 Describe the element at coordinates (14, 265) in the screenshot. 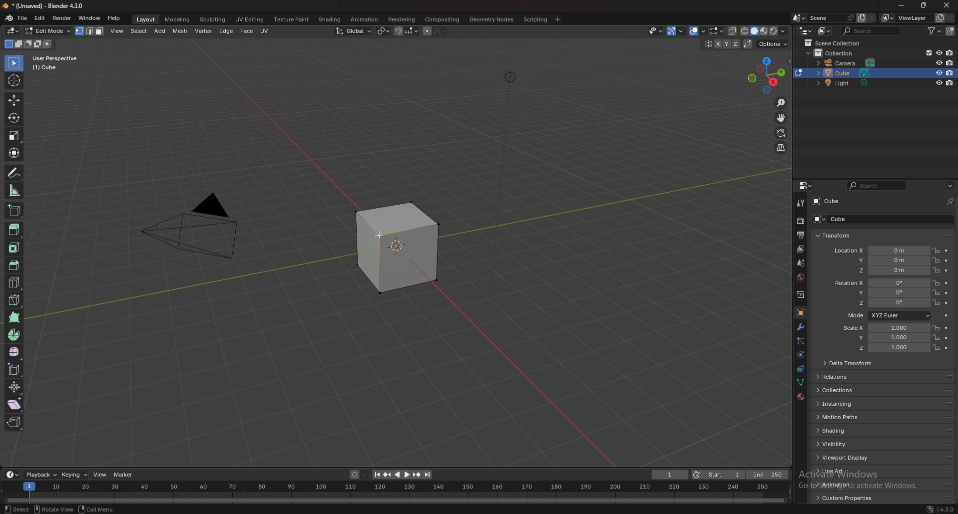

I see `bevel` at that location.